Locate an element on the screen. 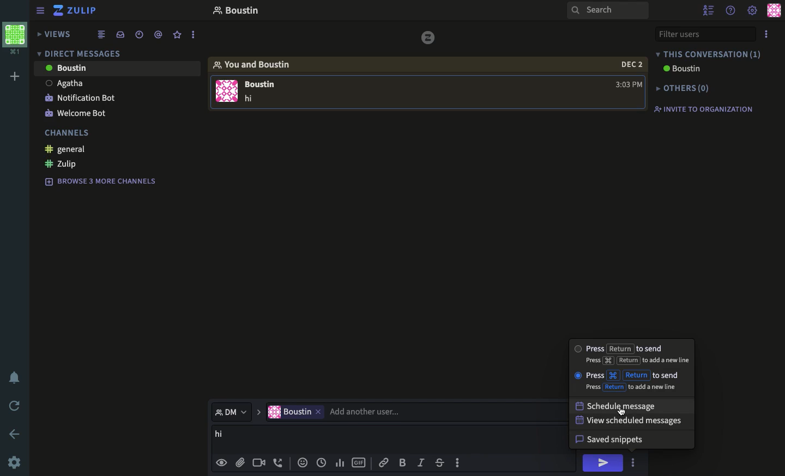 This screenshot has height=476, width=785. press return to send press "cut" return to add new live is located at coordinates (631, 354).